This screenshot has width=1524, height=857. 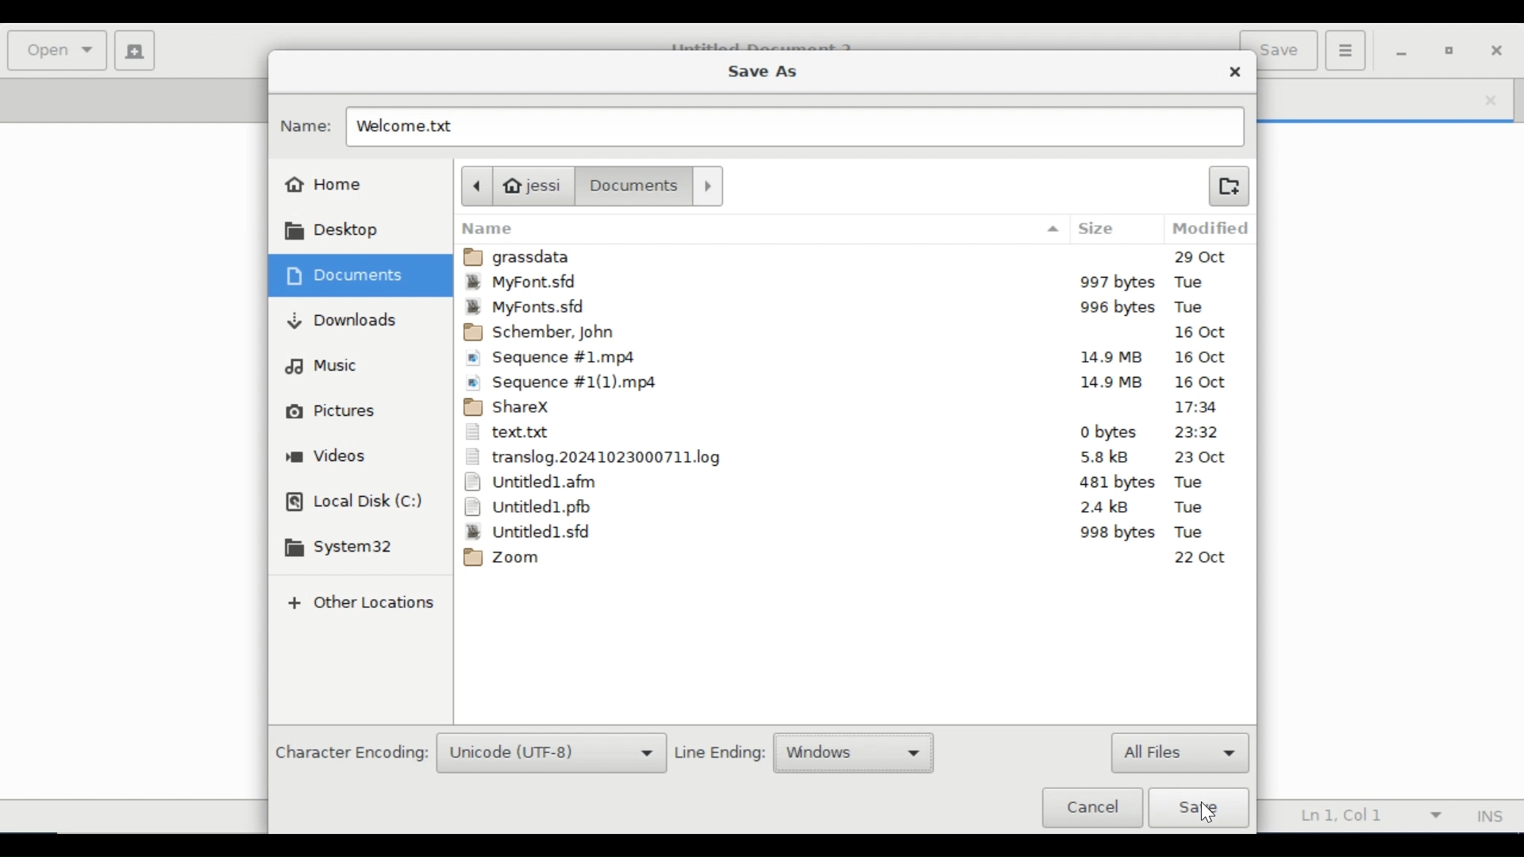 I want to click on MyFont.sfd 995bytes Tue, so click(x=855, y=308).